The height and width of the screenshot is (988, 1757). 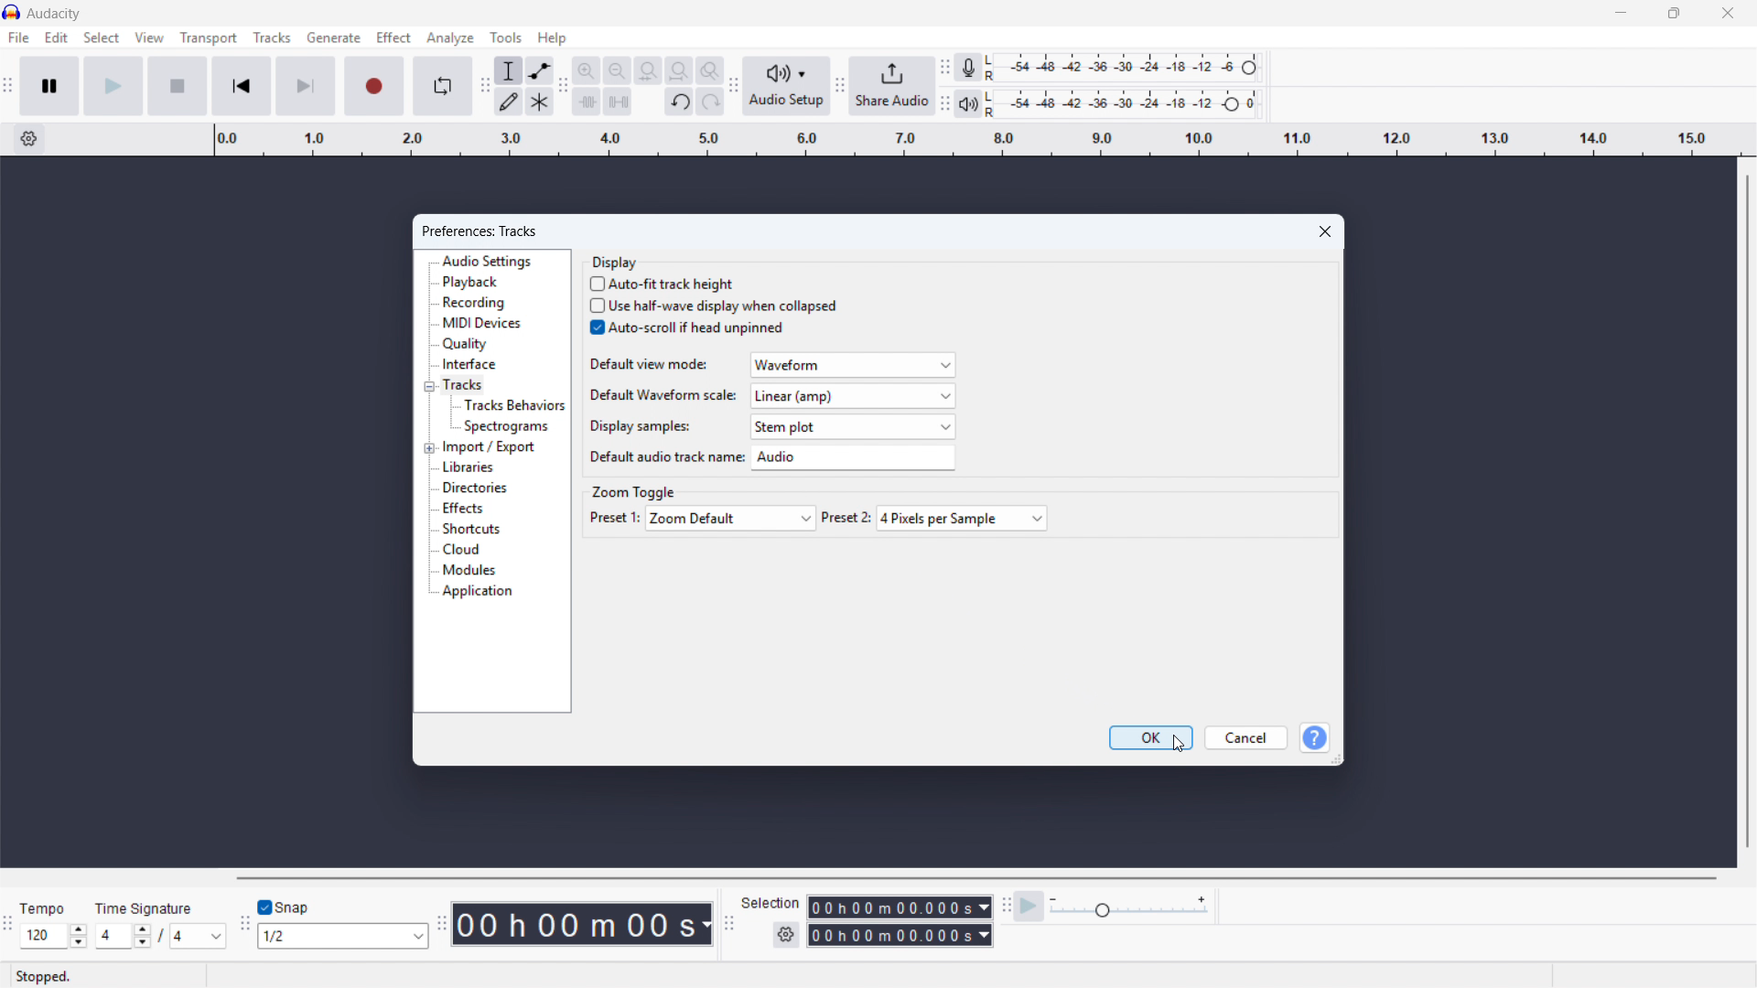 What do you see at coordinates (58, 38) in the screenshot?
I see `edit` at bounding box center [58, 38].